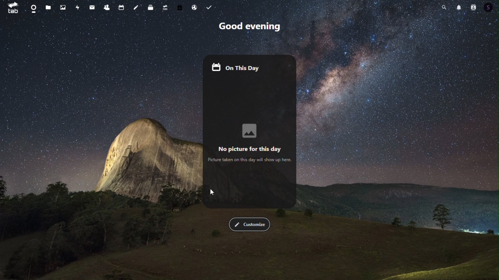  Describe the element at coordinates (13, 8) in the screenshot. I see `tab` at that location.